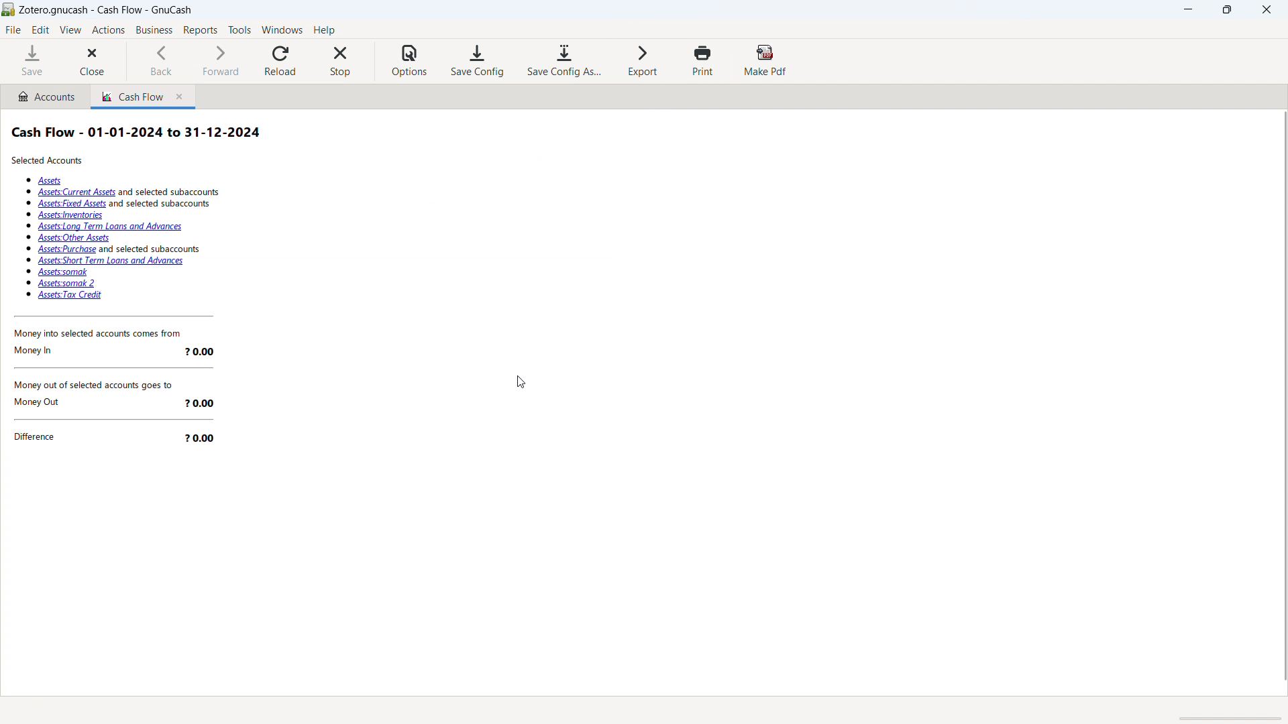 The image size is (1288, 724). Describe the element at coordinates (113, 352) in the screenshot. I see `Money In 20.00` at that location.